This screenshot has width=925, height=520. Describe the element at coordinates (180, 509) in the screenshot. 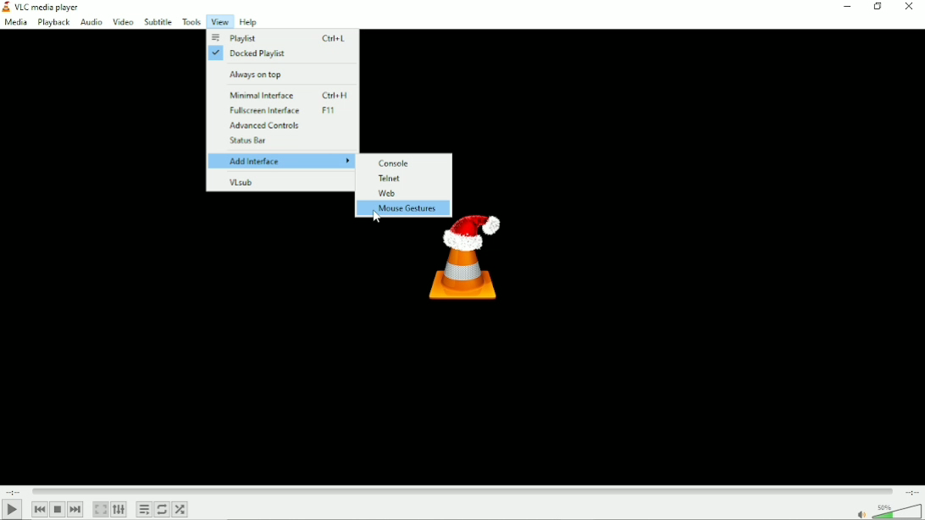

I see `Random` at that location.